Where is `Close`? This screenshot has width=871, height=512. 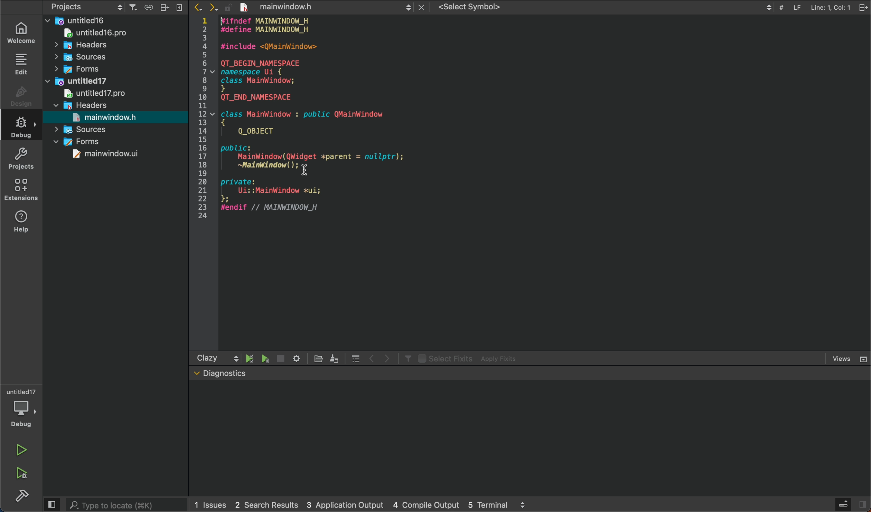
Close is located at coordinates (423, 8).